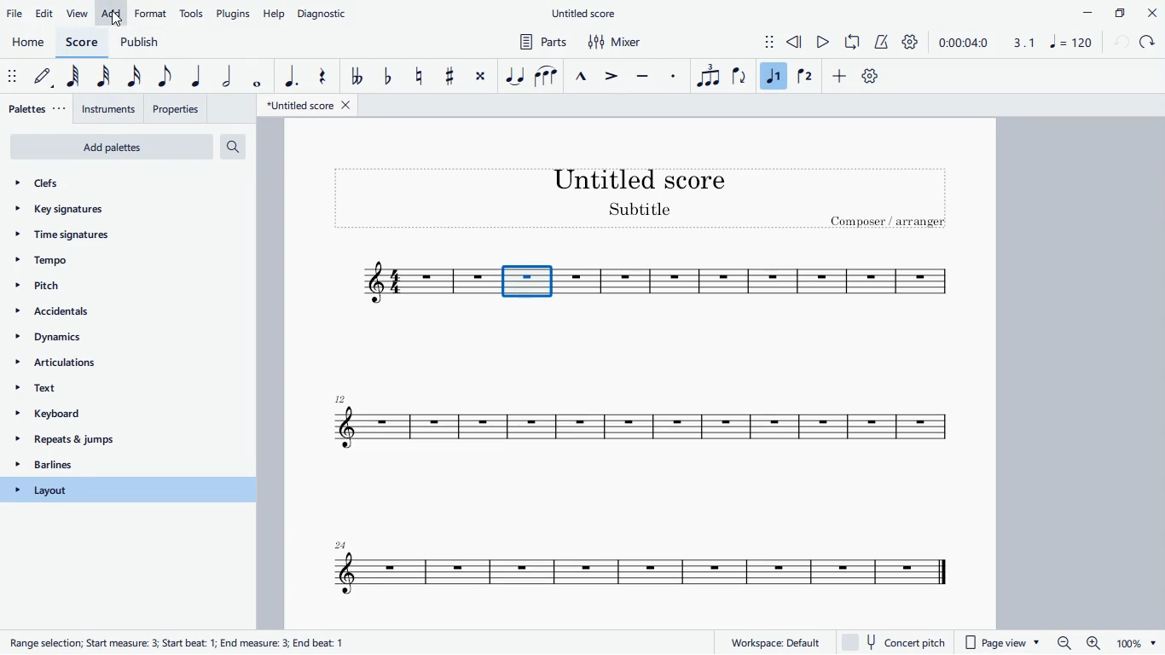  What do you see at coordinates (109, 441) in the screenshot?
I see `repeats & jumps` at bounding box center [109, 441].